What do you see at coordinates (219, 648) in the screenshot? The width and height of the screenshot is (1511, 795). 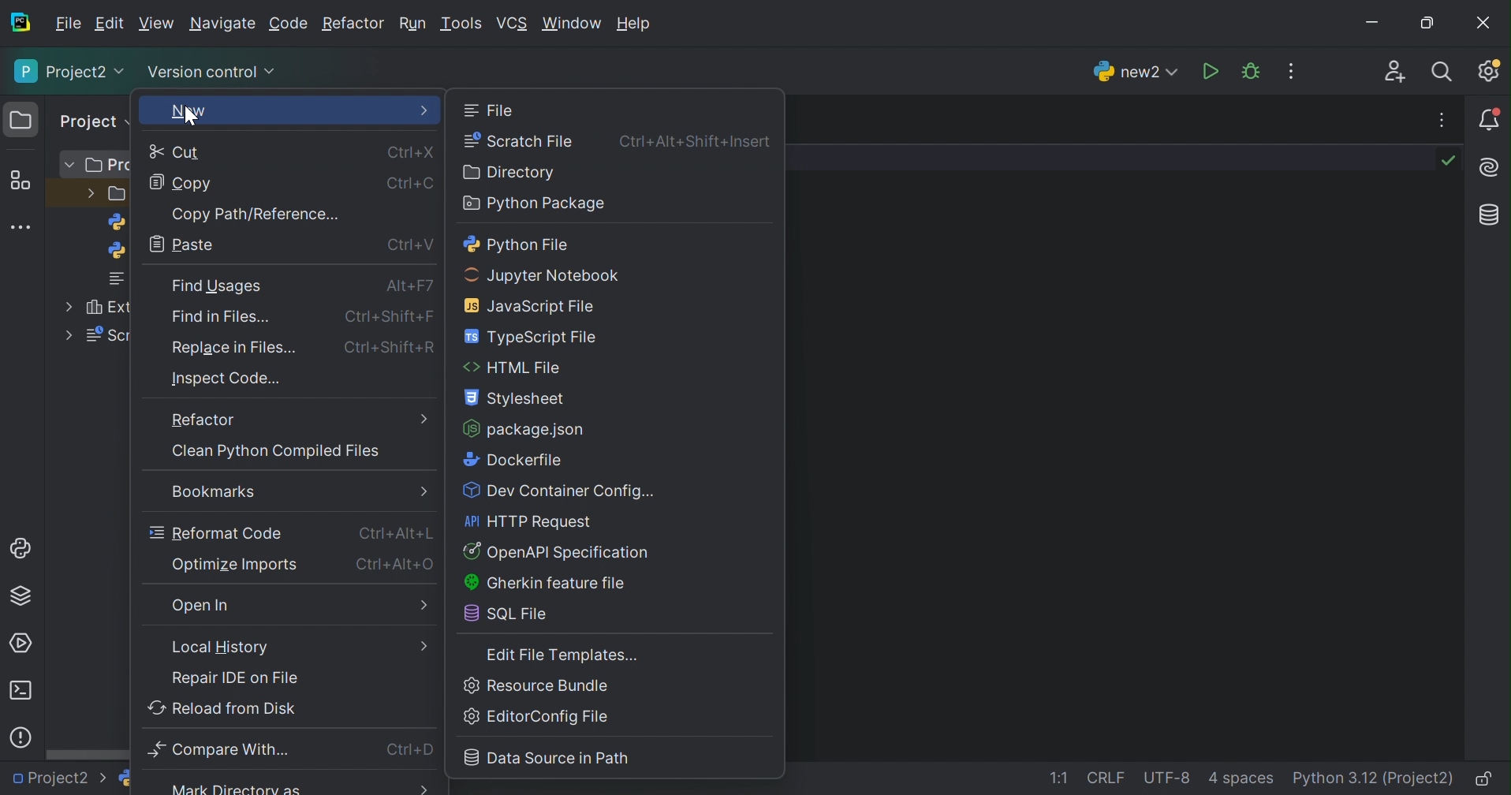 I see `Local History` at bounding box center [219, 648].